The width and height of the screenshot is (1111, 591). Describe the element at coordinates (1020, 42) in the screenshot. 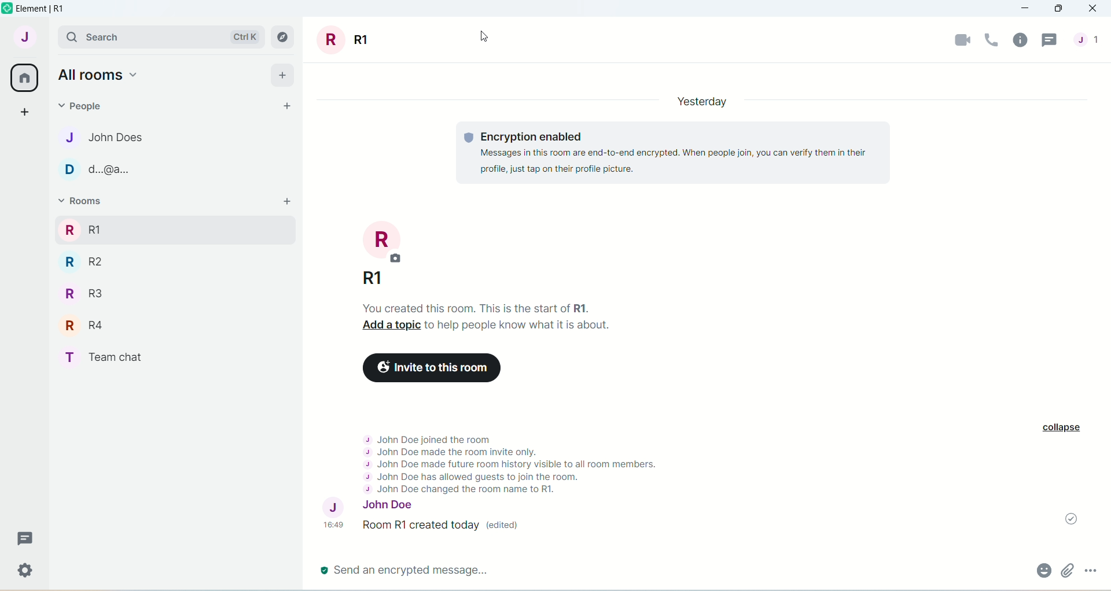

I see `room info` at that location.